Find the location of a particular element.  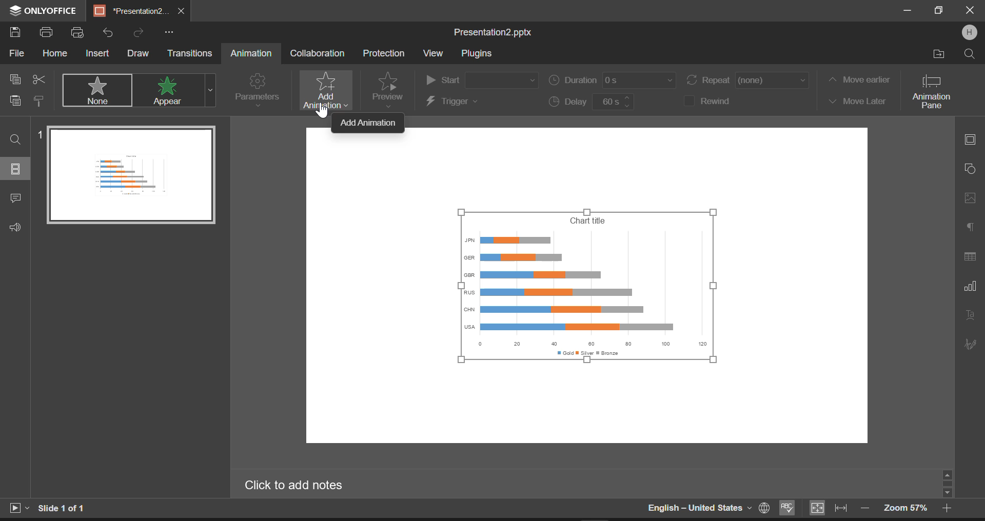

Slide Settings is located at coordinates (969, 138).